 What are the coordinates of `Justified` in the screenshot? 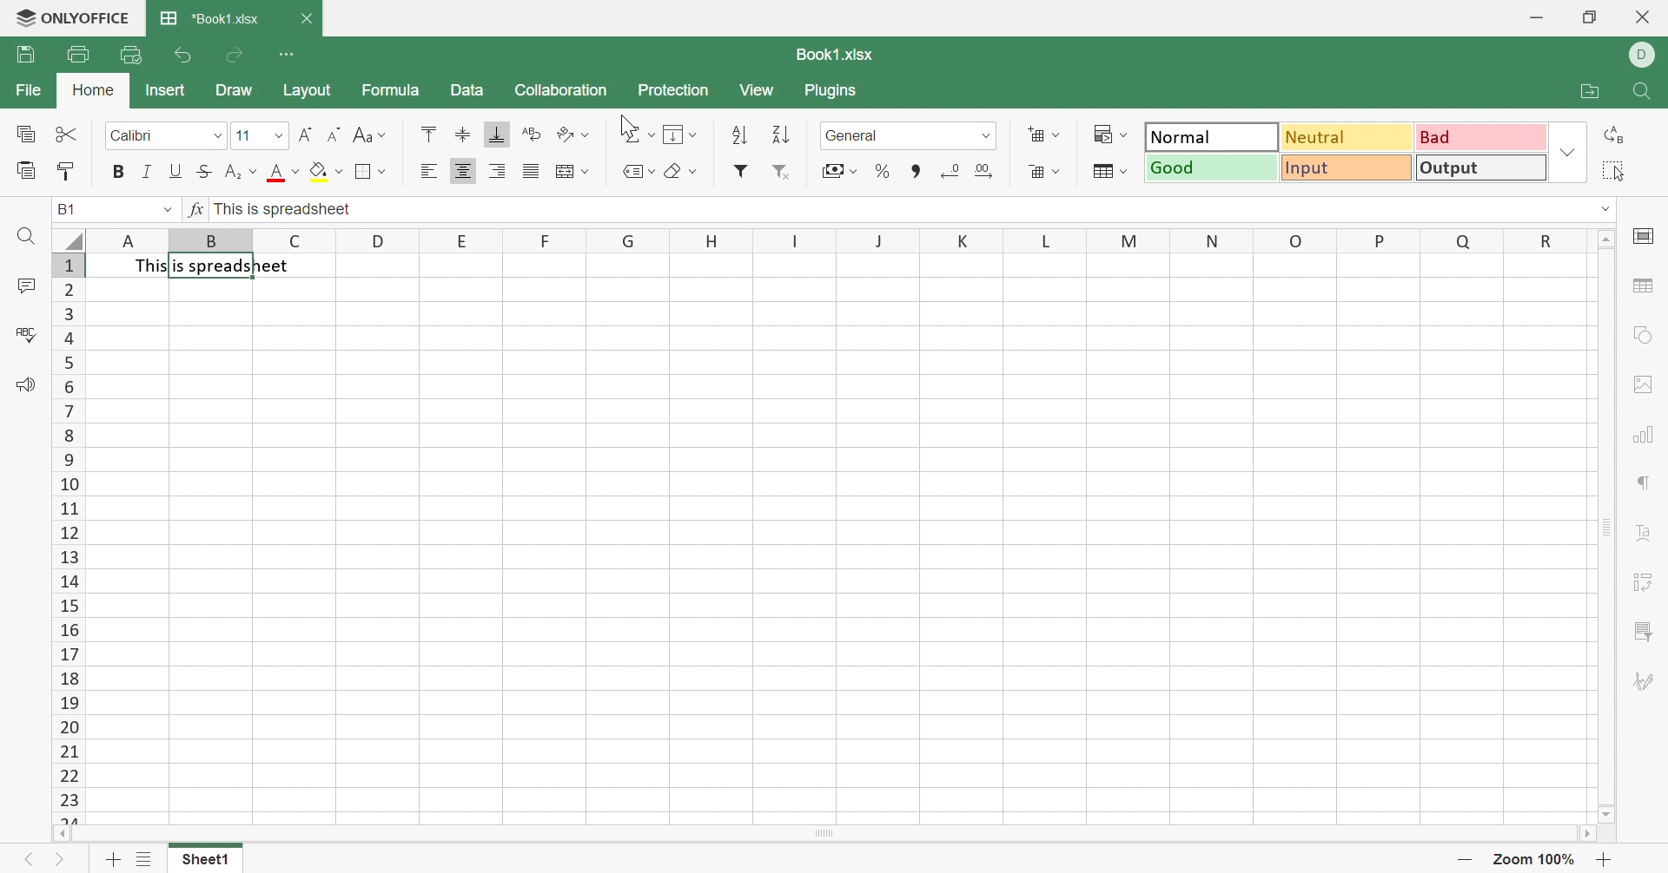 It's located at (533, 169).